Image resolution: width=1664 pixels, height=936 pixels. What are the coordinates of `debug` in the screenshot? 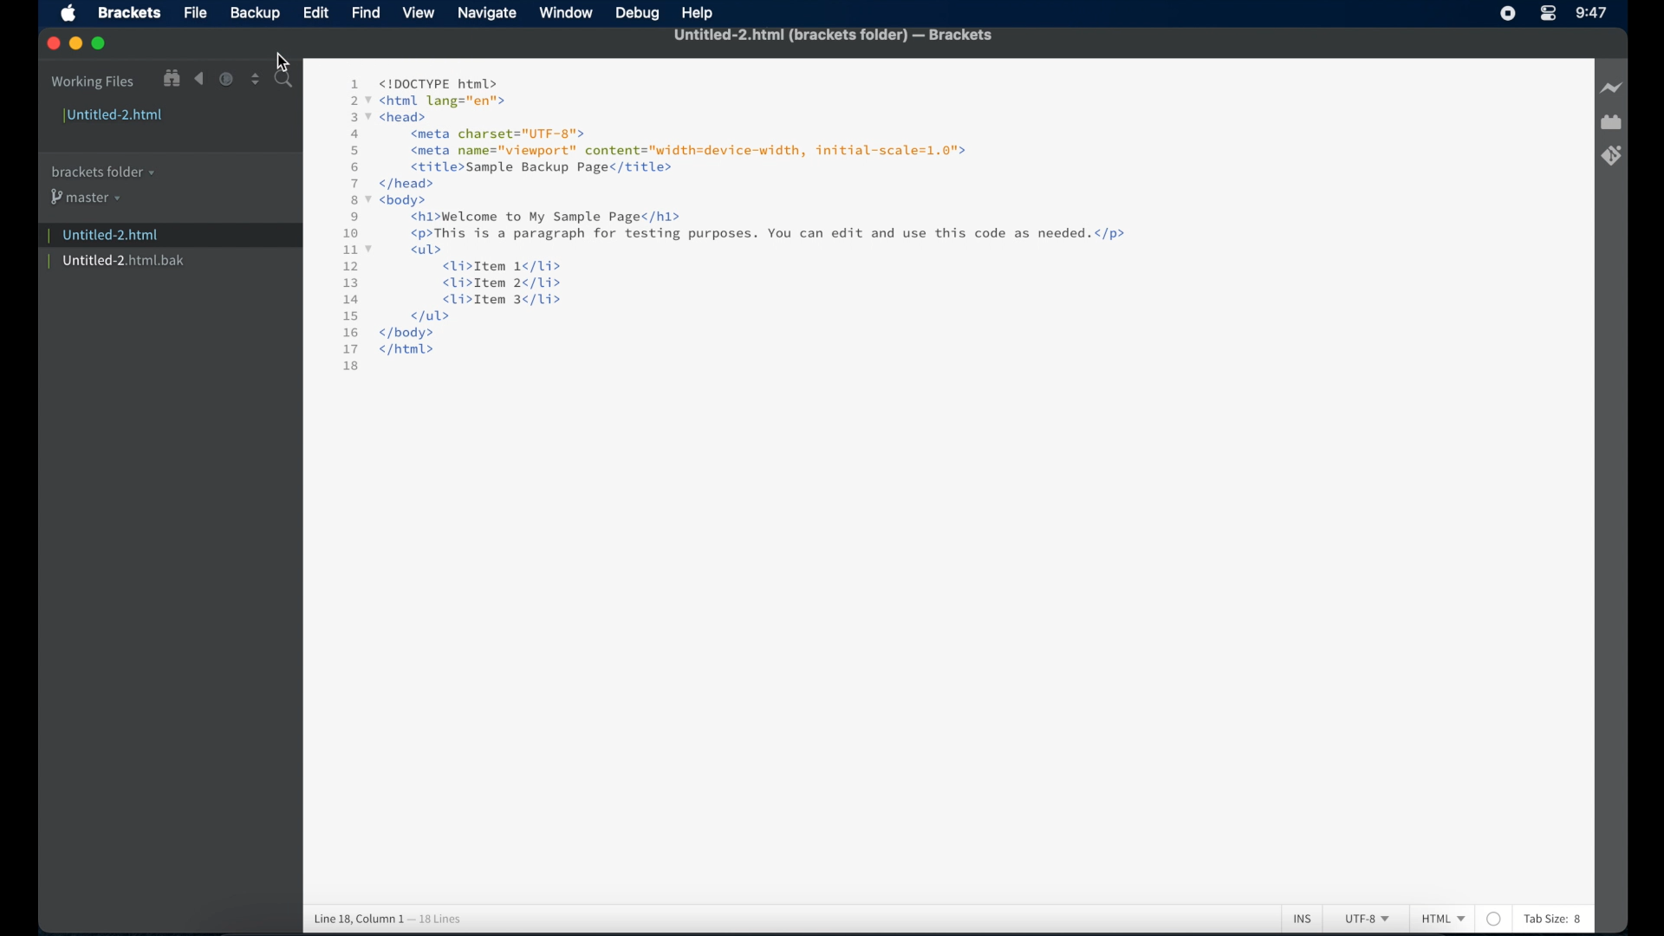 It's located at (635, 14).